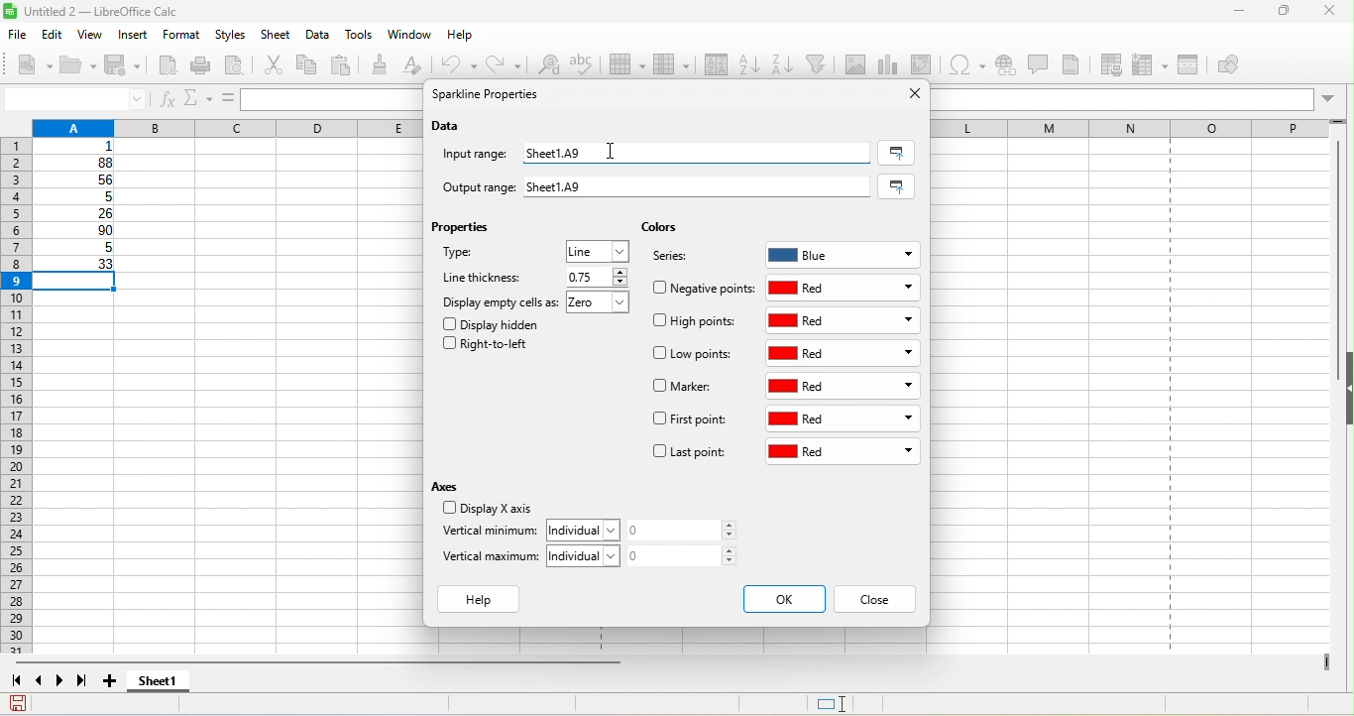 The image size is (1354, 716). Describe the element at coordinates (135, 36) in the screenshot. I see `insert` at that location.